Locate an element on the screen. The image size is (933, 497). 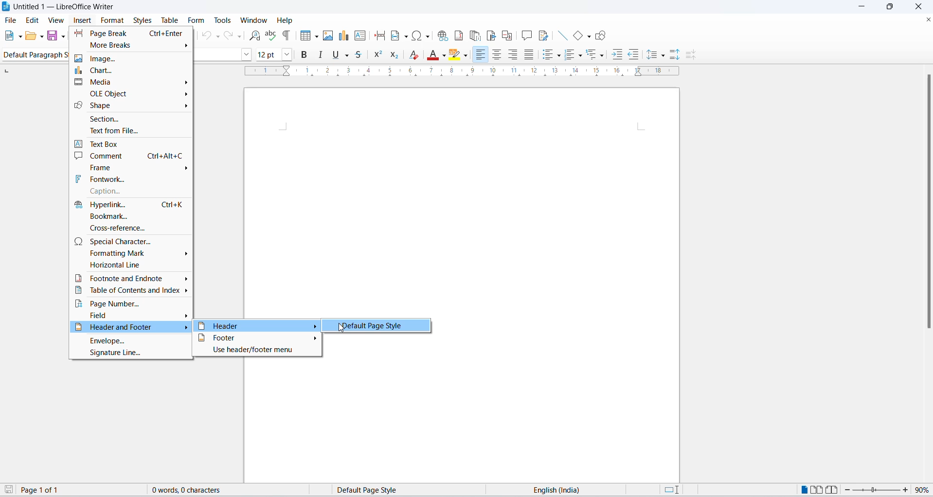
decrease indent is located at coordinates (635, 54).